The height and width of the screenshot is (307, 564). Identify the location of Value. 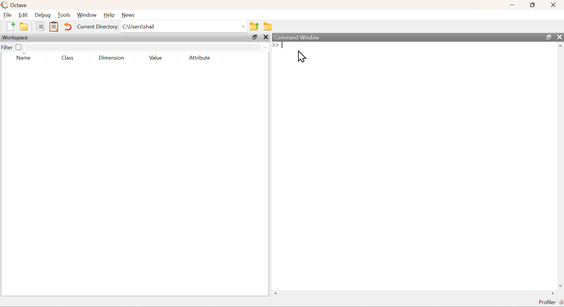
(157, 57).